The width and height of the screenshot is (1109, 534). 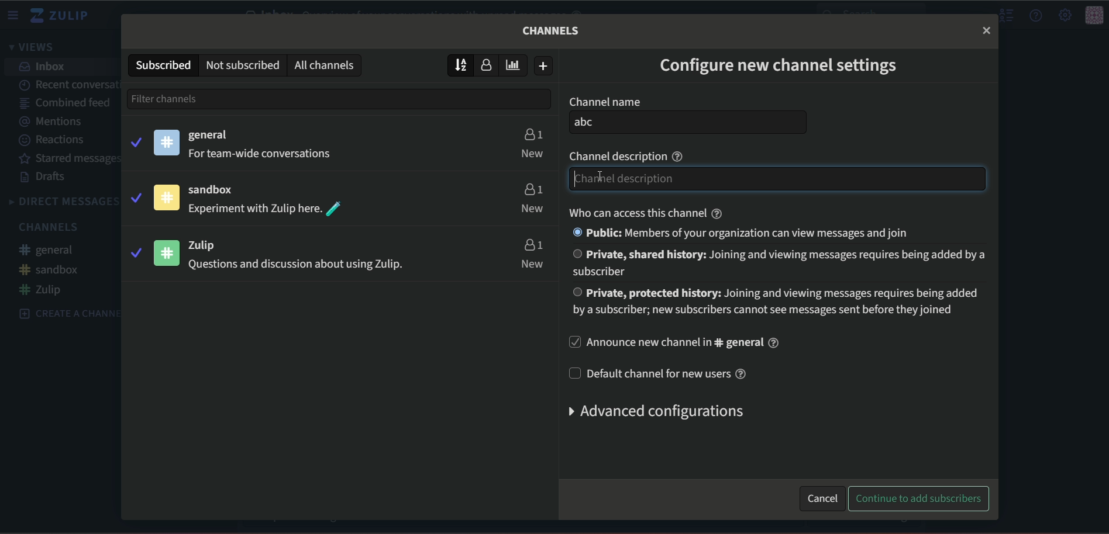 What do you see at coordinates (218, 190) in the screenshot?
I see `sandbox` at bounding box center [218, 190].